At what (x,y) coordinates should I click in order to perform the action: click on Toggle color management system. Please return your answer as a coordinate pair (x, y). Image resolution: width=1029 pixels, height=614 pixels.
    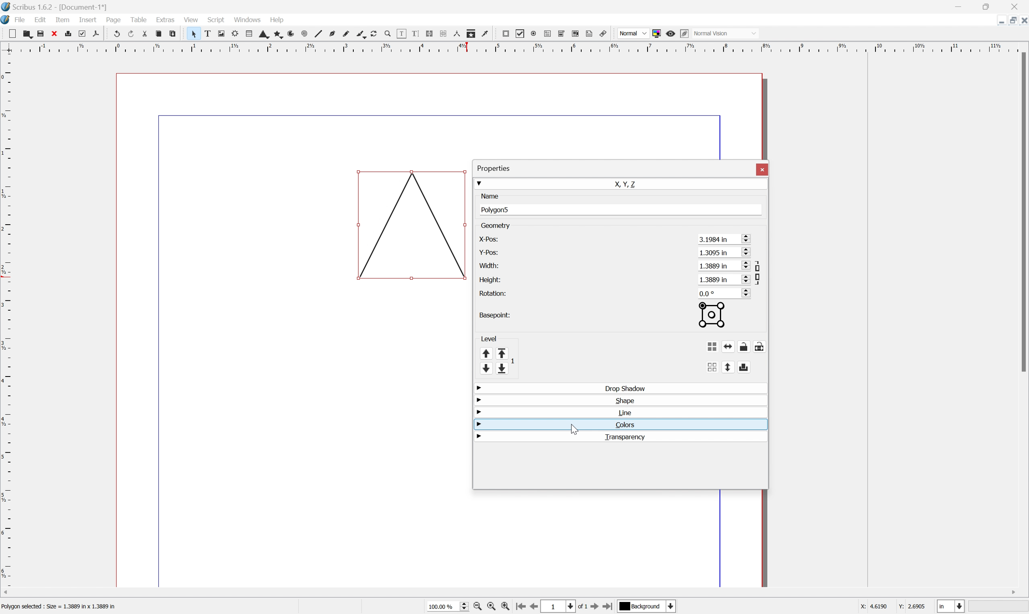
    Looking at the image, I should click on (657, 34).